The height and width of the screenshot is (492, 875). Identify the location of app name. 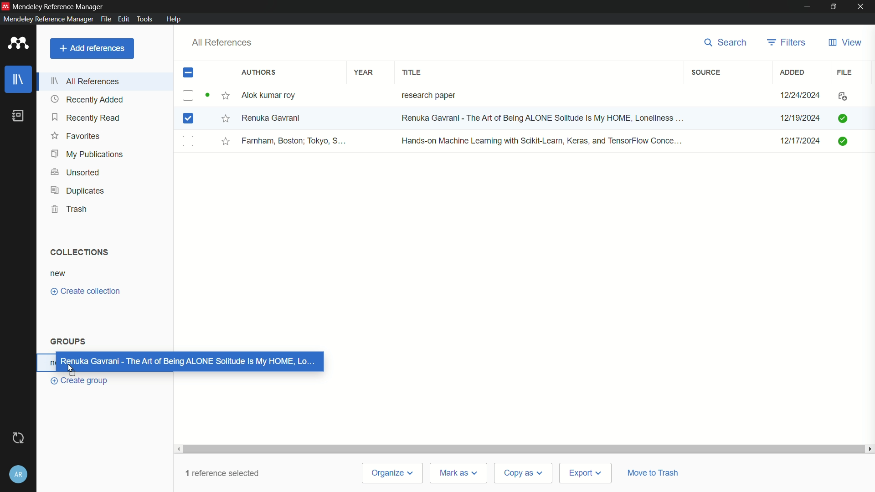
(46, 19).